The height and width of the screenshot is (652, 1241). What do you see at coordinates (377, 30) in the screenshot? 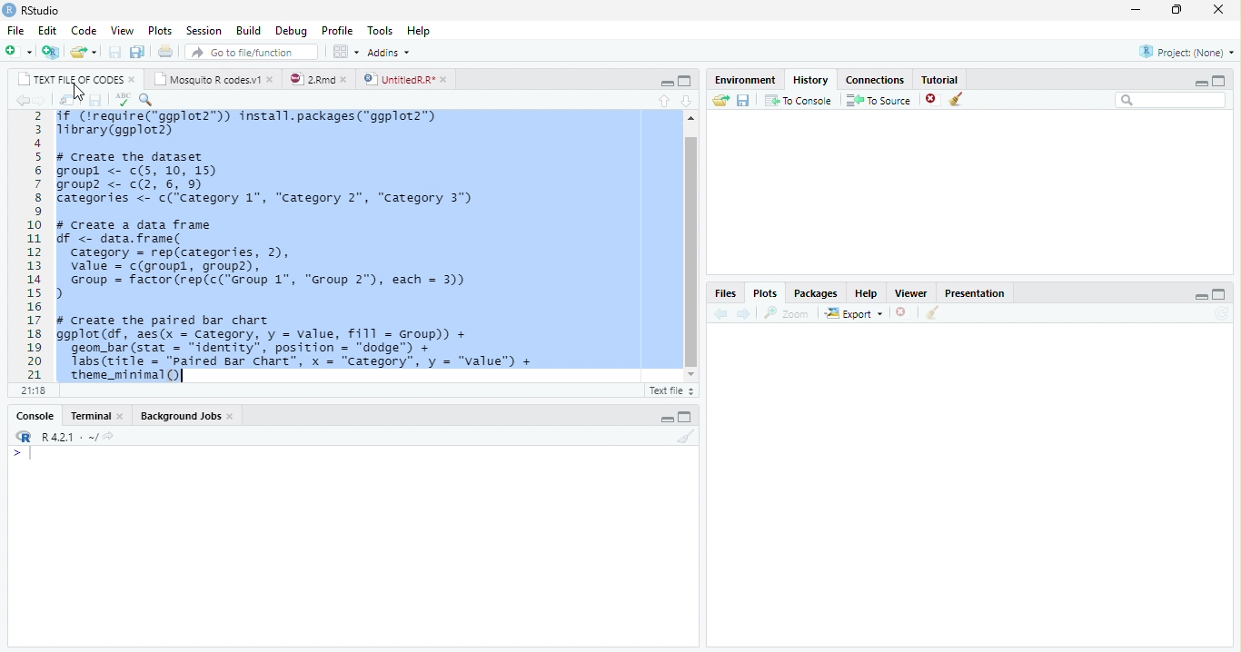
I see `tools` at bounding box center [377, 30].